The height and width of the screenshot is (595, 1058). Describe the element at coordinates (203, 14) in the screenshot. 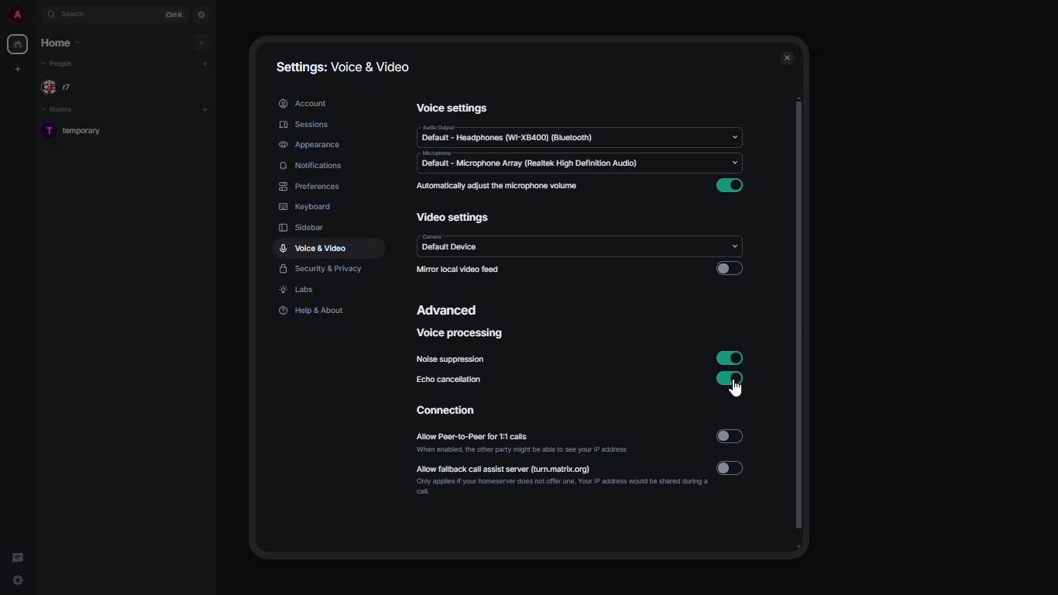

I see `navigator` at that location.